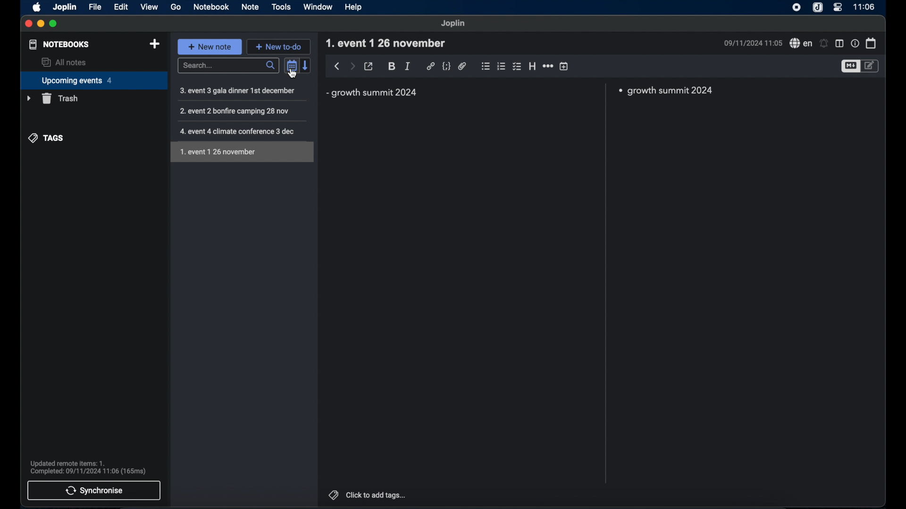 The width and height of the screenshot is (906, 509). What do you see at coordinates (92, 465) in the screenshot?
I see `Updated remote items: 1.
Completed: 09/11/2024 11:06 (165ms)` at bounding box center [92, 465].